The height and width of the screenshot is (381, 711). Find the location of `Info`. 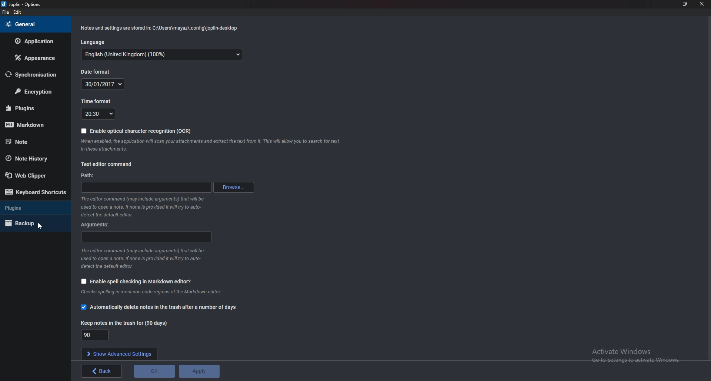

Info is located at coordinates (211, 145).